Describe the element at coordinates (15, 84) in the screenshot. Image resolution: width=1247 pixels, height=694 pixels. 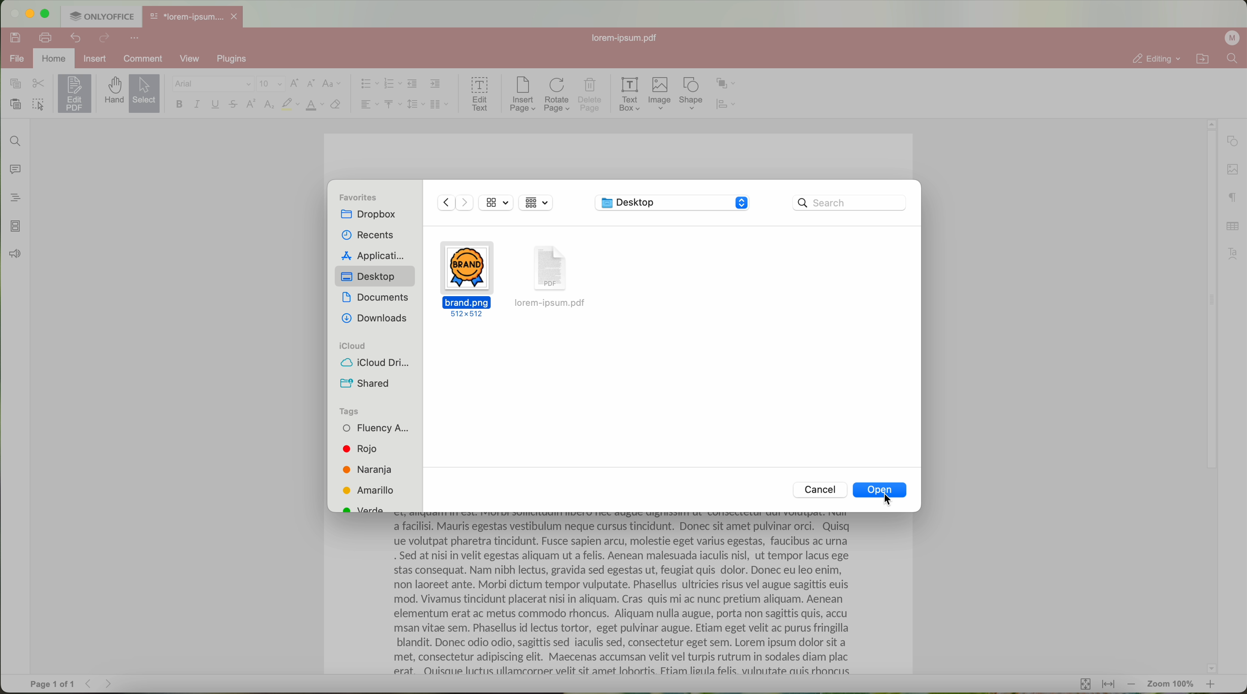
I see `copy` at that location.